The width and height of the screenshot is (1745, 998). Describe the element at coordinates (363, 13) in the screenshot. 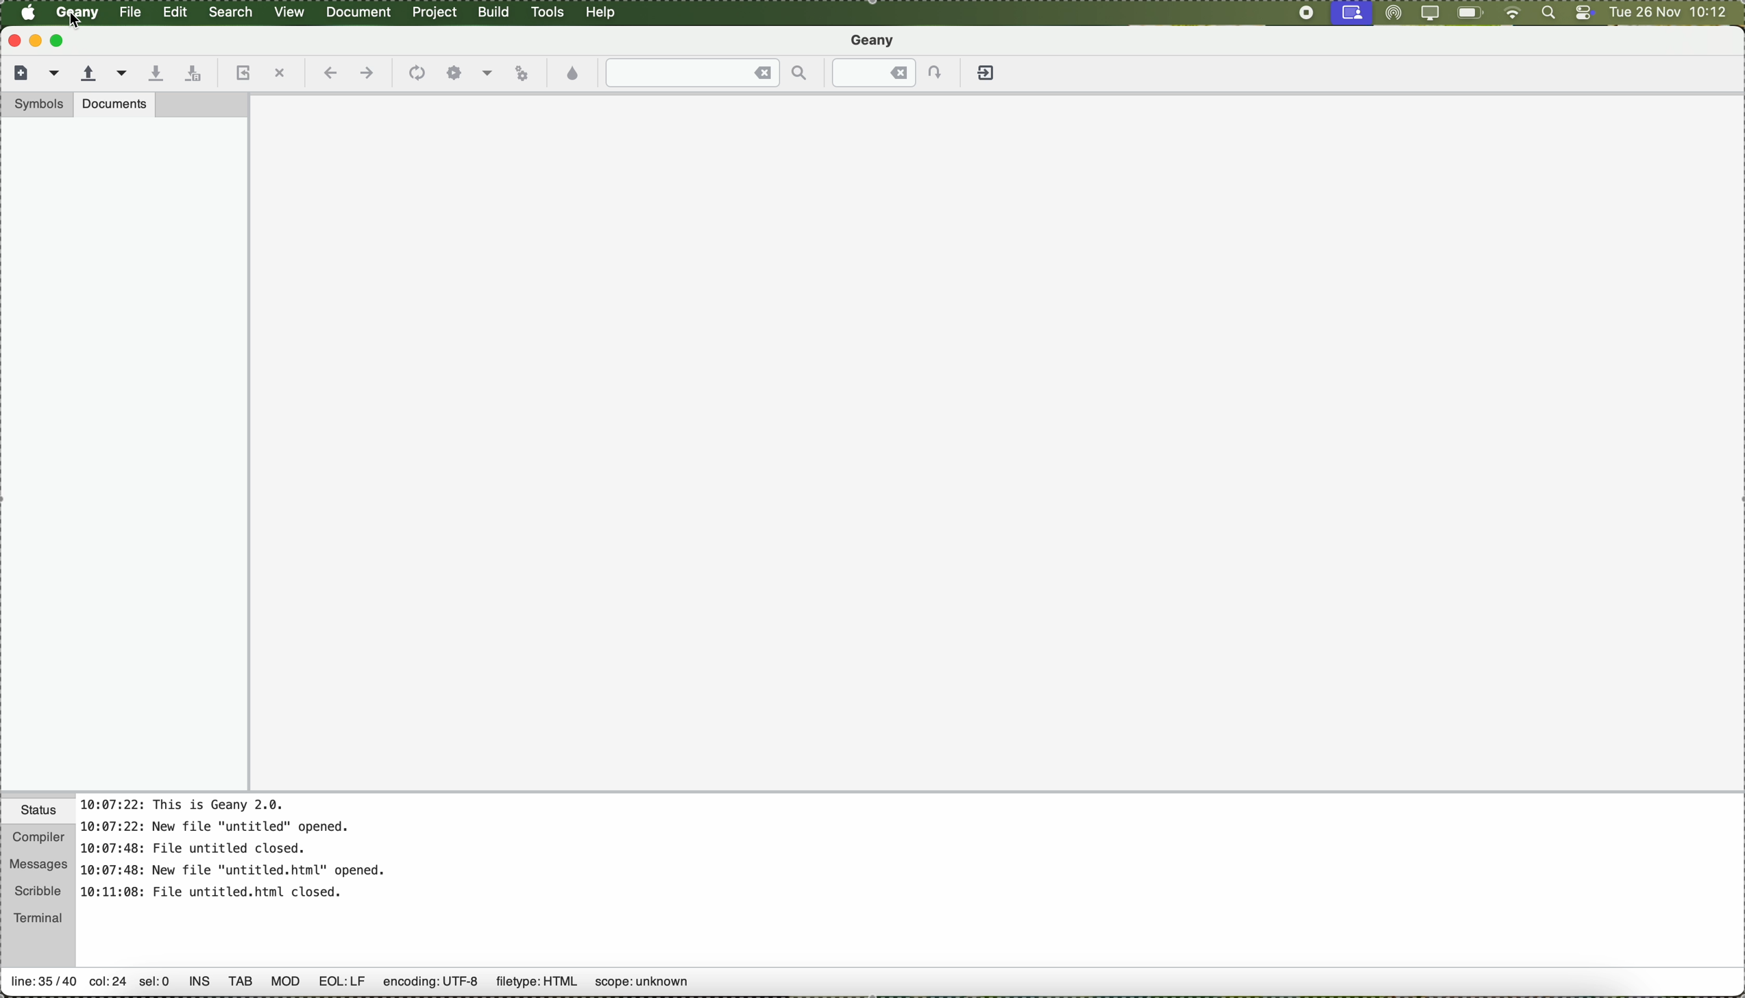

I see `document` at that location.